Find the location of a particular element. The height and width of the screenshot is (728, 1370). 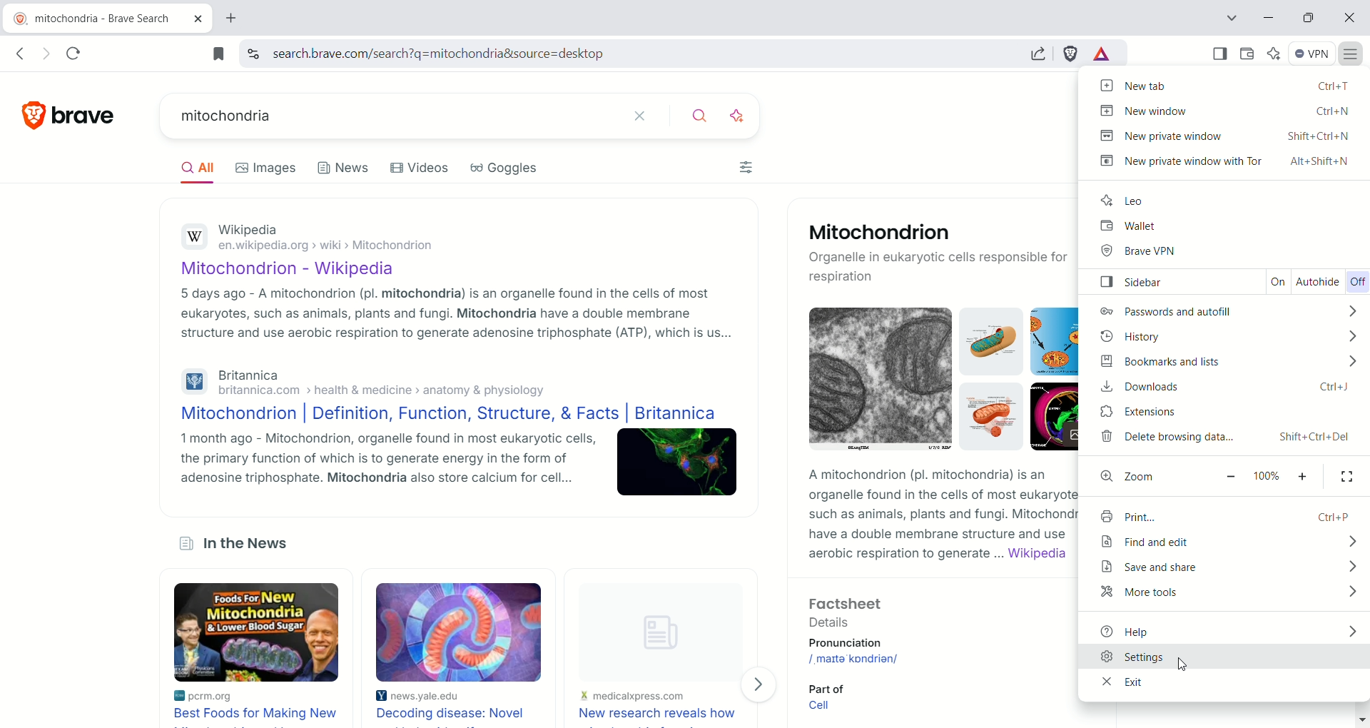

filters is located at coordinates (739, 170).